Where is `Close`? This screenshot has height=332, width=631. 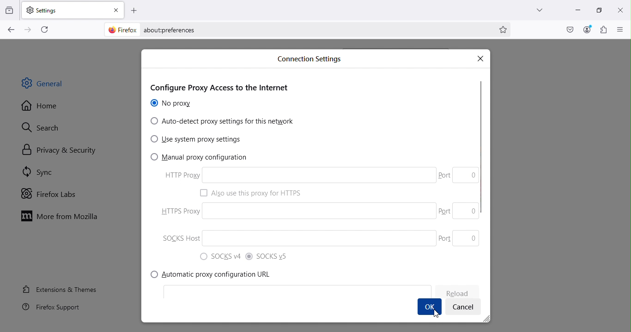
Close is located at coordinates (481, 57).